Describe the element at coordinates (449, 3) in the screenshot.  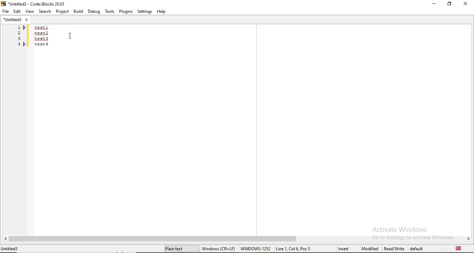
I see `Restore` at that location.